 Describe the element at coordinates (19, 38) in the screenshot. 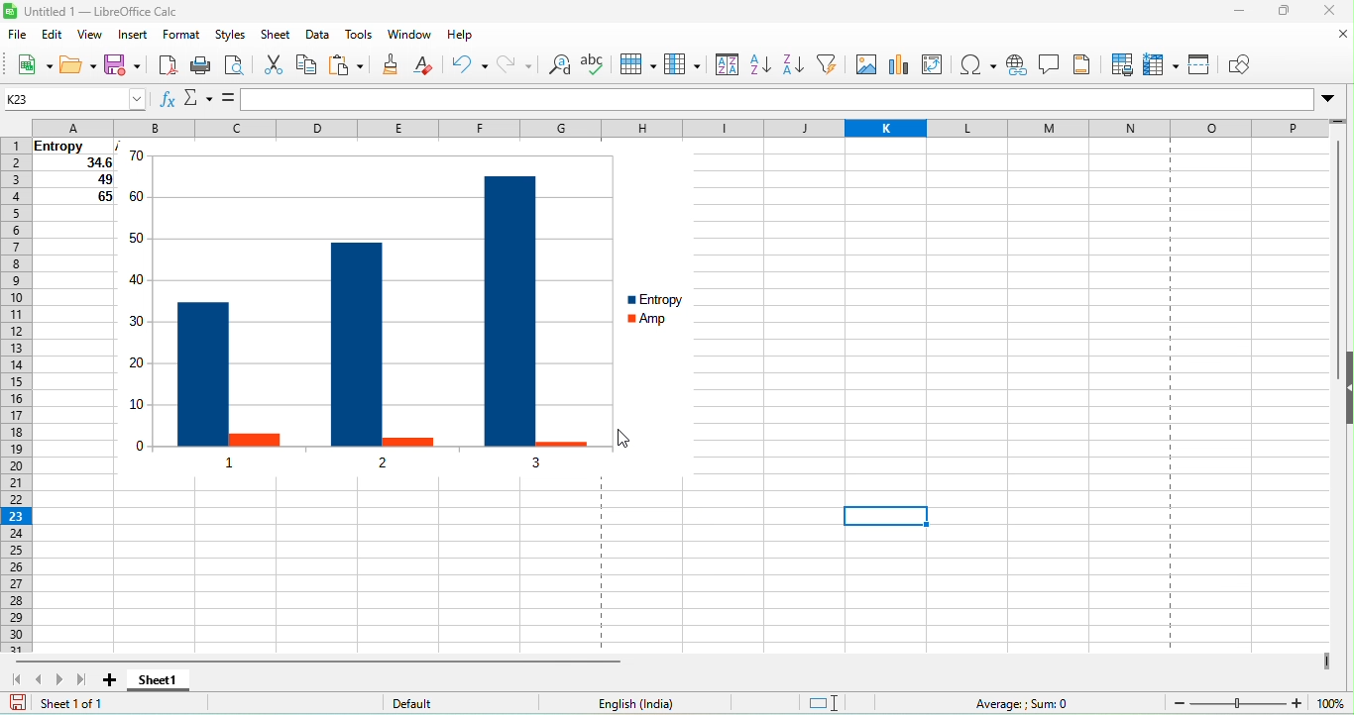

I see `file` at that location.